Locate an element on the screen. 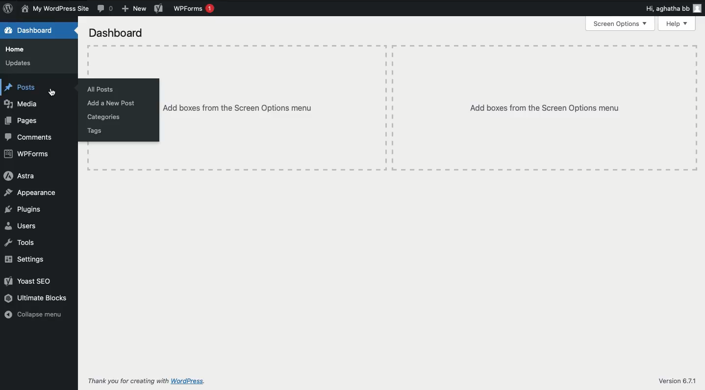  Ultimate blocks is located at coordinates (39, 299).